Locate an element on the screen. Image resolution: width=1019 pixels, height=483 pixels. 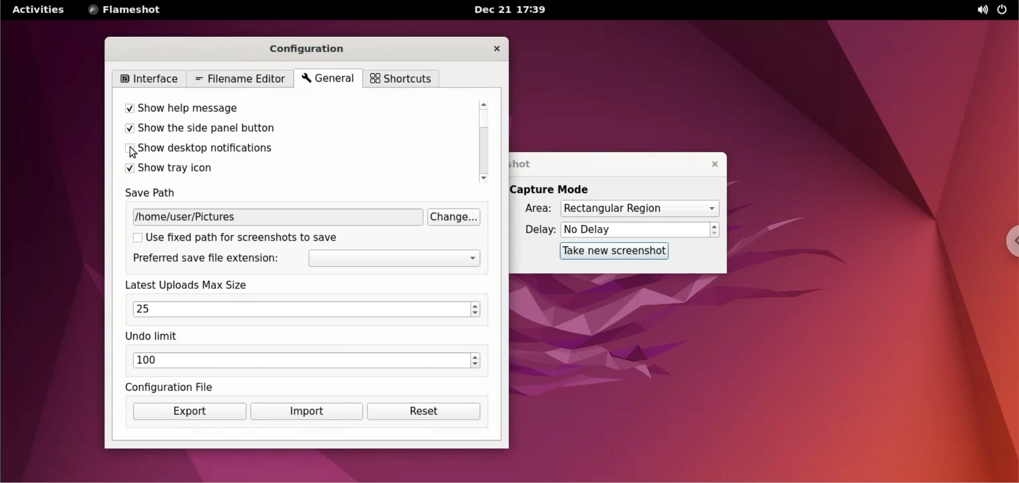
export  is located at coordinates (189, 411).